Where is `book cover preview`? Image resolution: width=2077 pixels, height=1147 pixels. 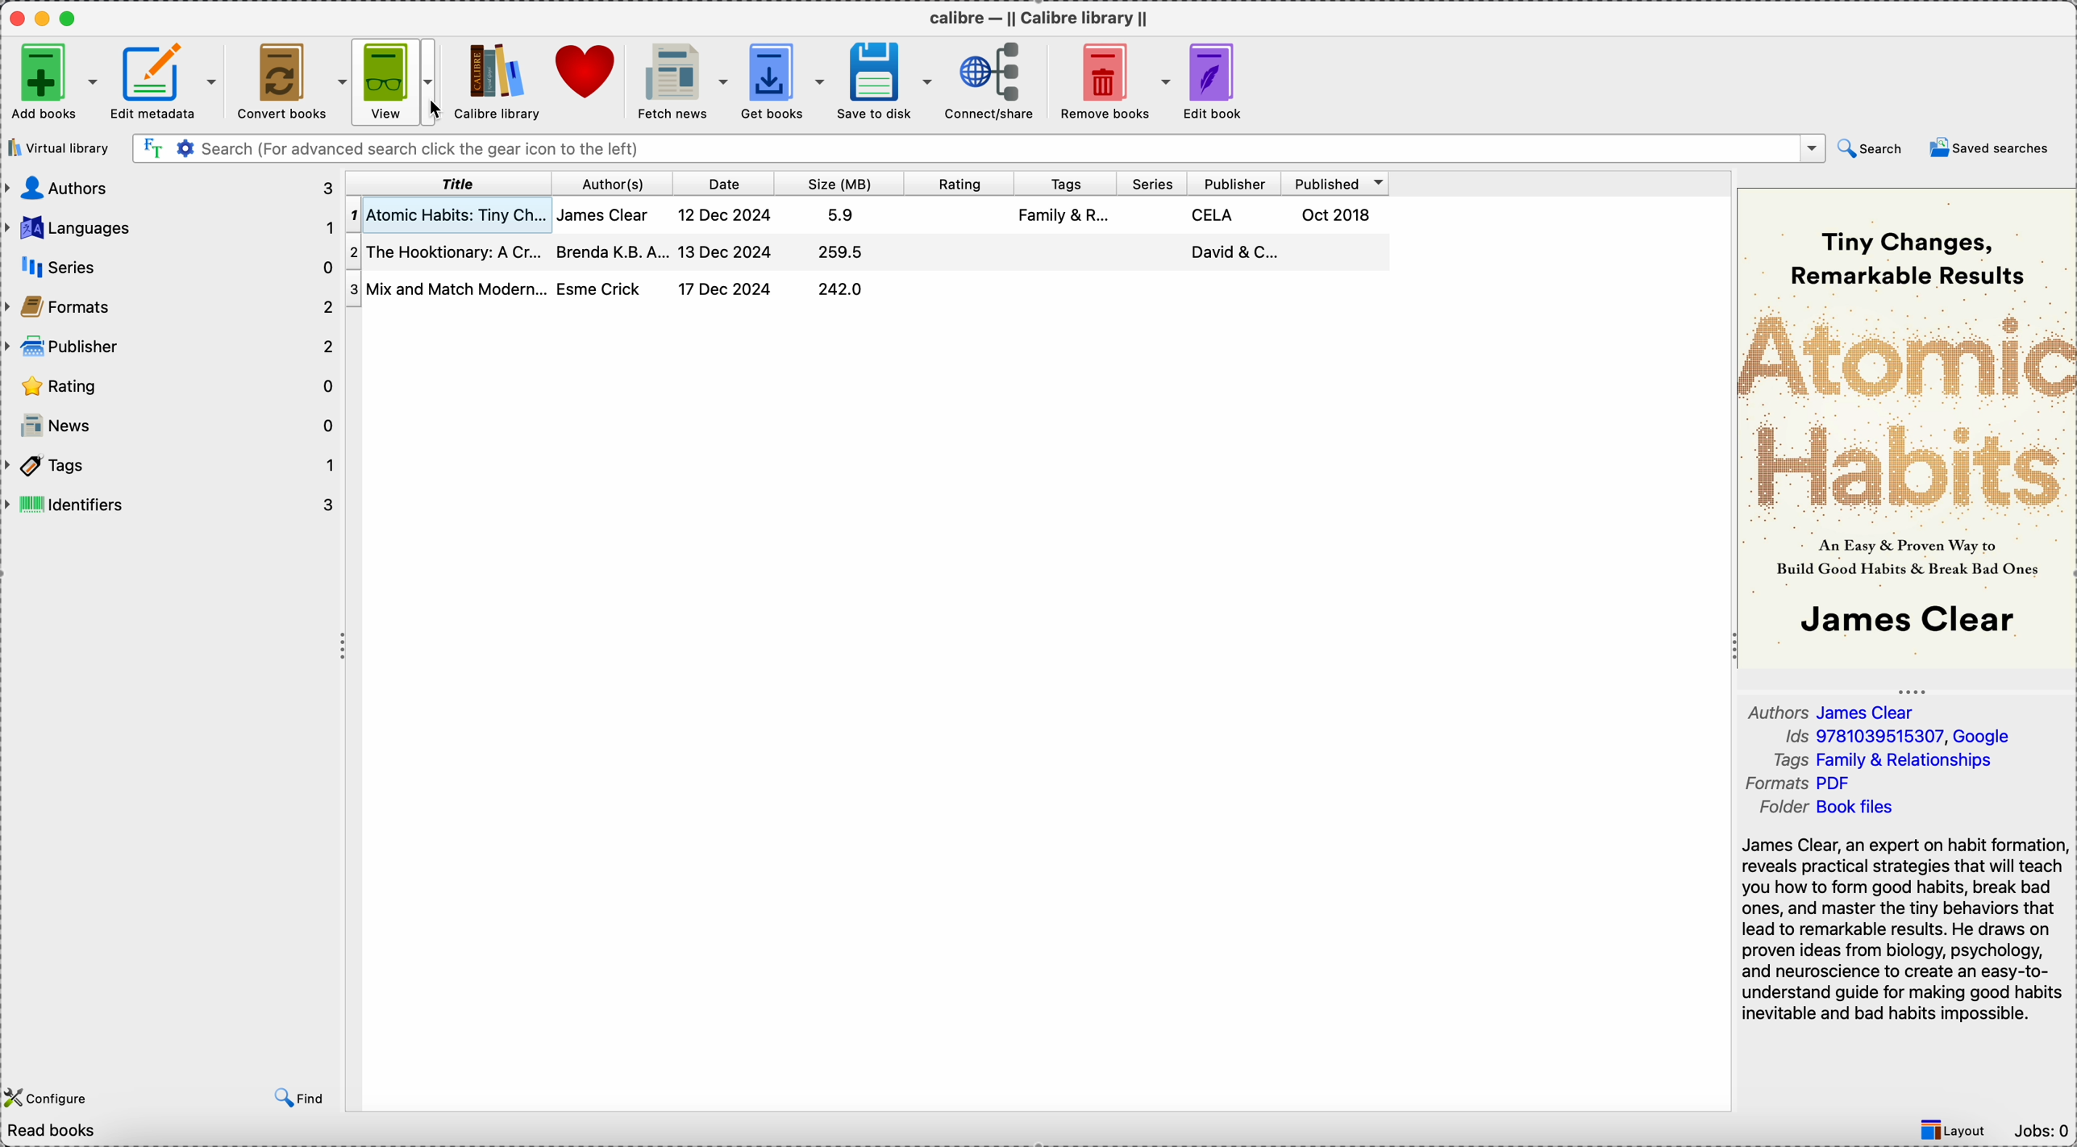
book cover preview is located at coordinates (1908, 426).